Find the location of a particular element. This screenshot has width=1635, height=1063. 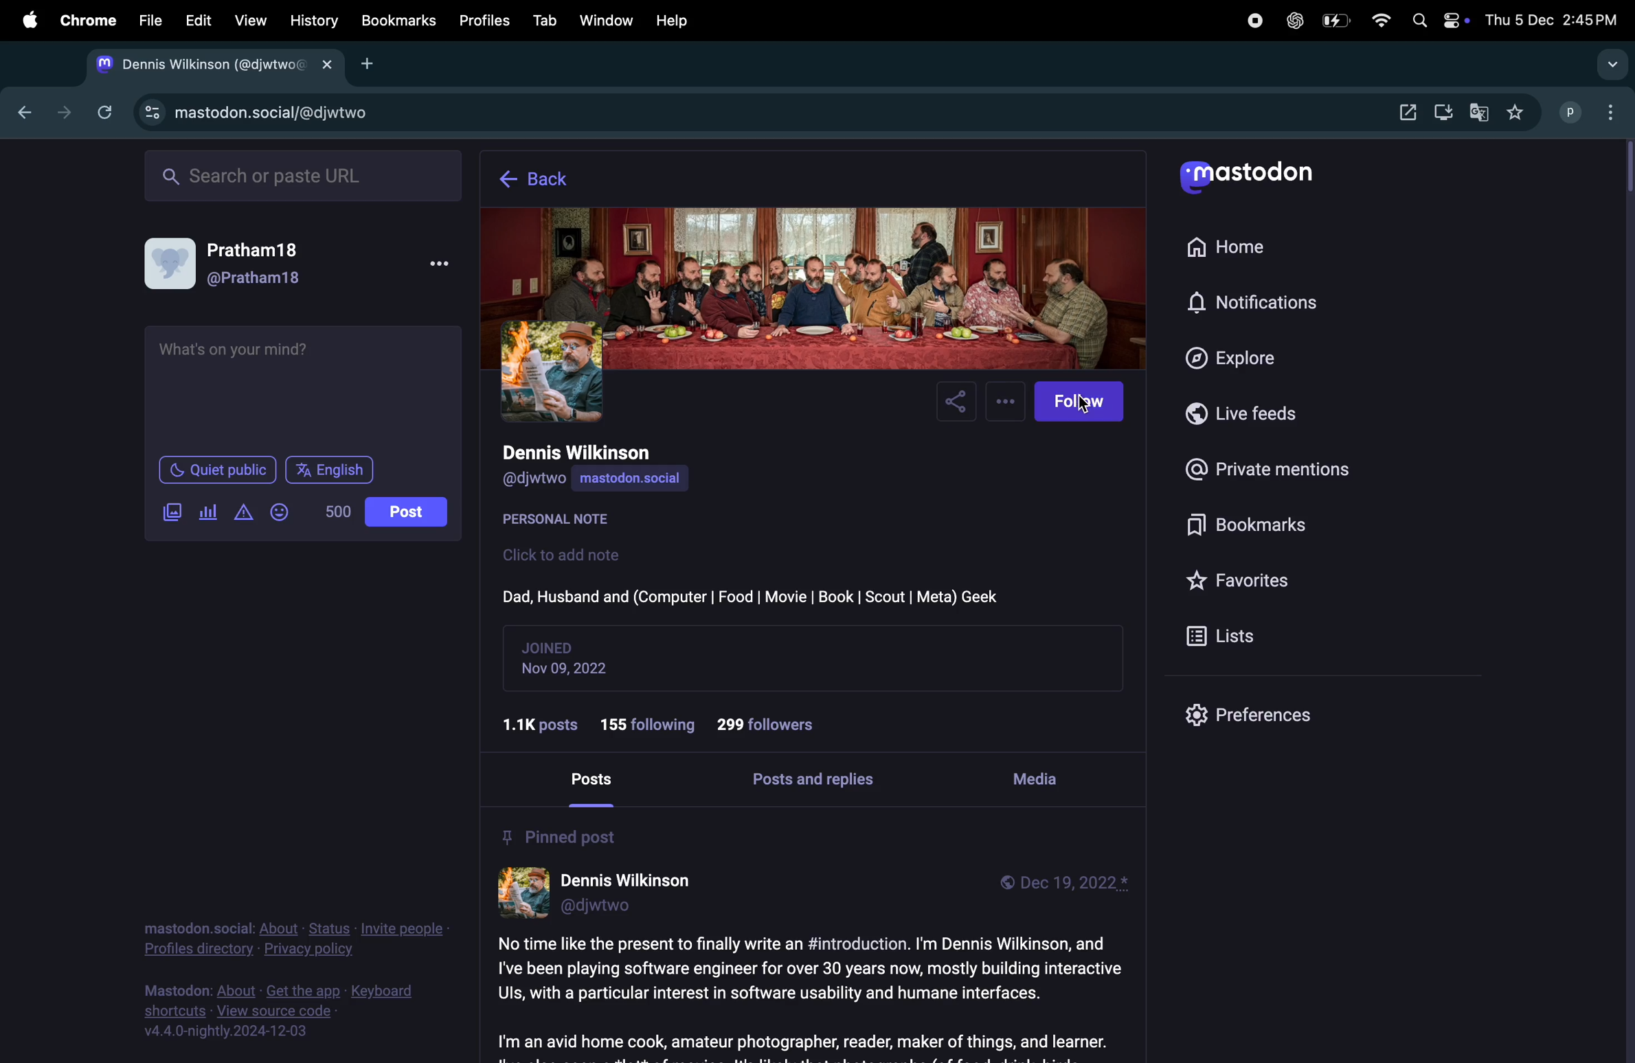

prefrences is located at coordinates (1250, 718).